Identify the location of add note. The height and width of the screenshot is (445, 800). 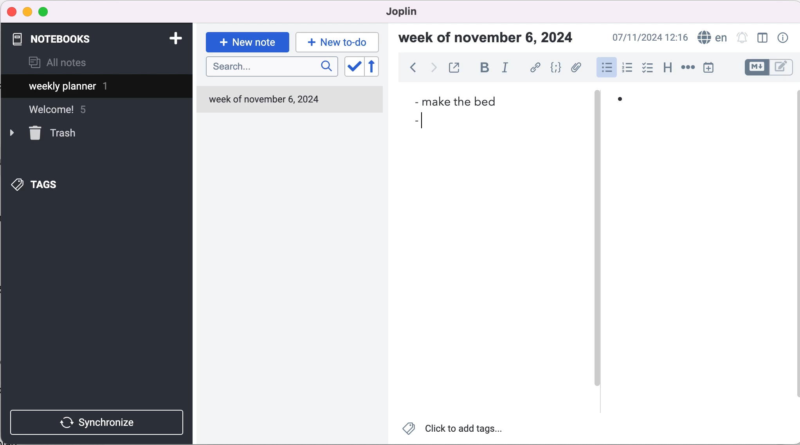
(175, 38).